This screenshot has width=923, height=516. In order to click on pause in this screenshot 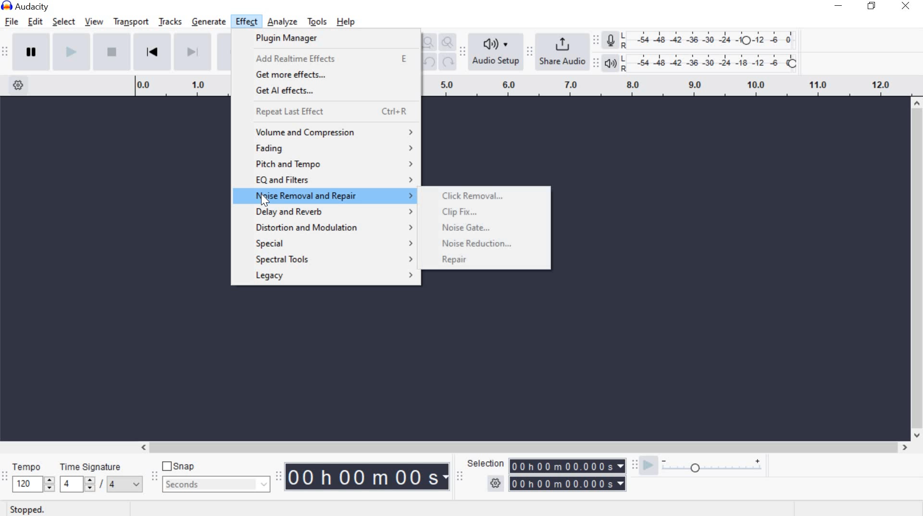, I will do `click(32, 53)`.